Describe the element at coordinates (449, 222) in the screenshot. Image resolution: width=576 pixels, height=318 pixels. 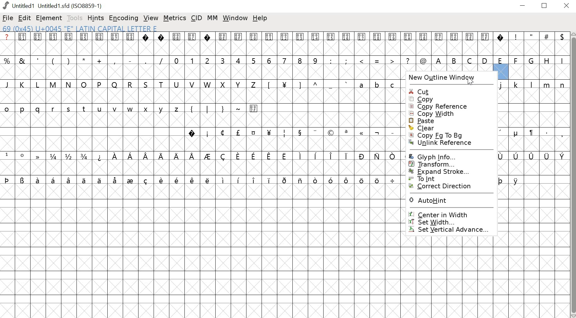
I see `SET WIDTH` at that location.